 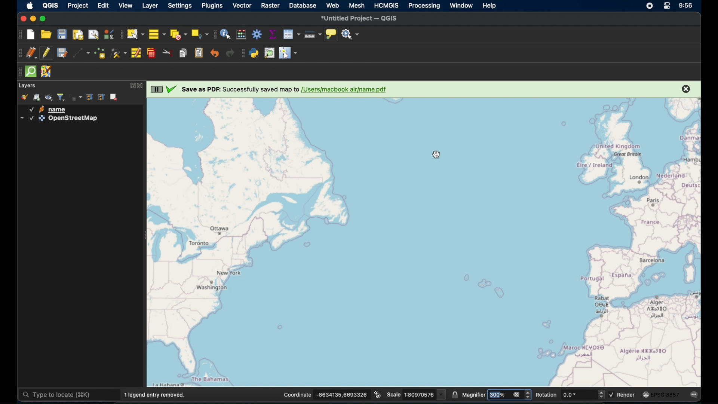 What do you see at coordinates (179, 6) in the screenshot?
I see `settings` at bounding box center [179, 6].